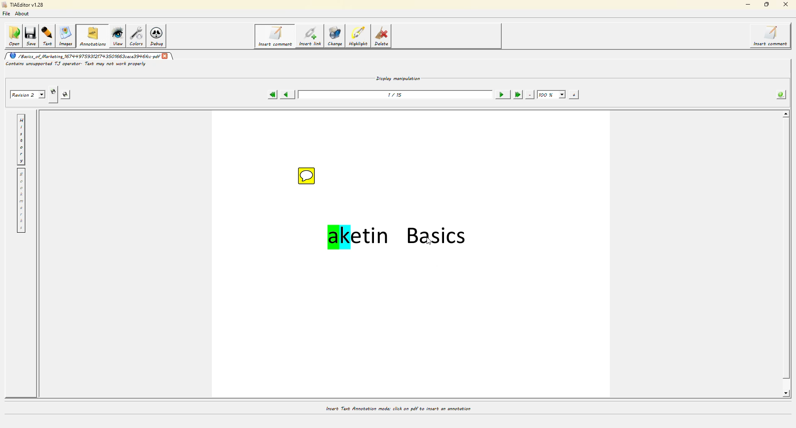 The width and height of the screenshot is (796, 428). I want to click on zoom in, so click(574, 95).